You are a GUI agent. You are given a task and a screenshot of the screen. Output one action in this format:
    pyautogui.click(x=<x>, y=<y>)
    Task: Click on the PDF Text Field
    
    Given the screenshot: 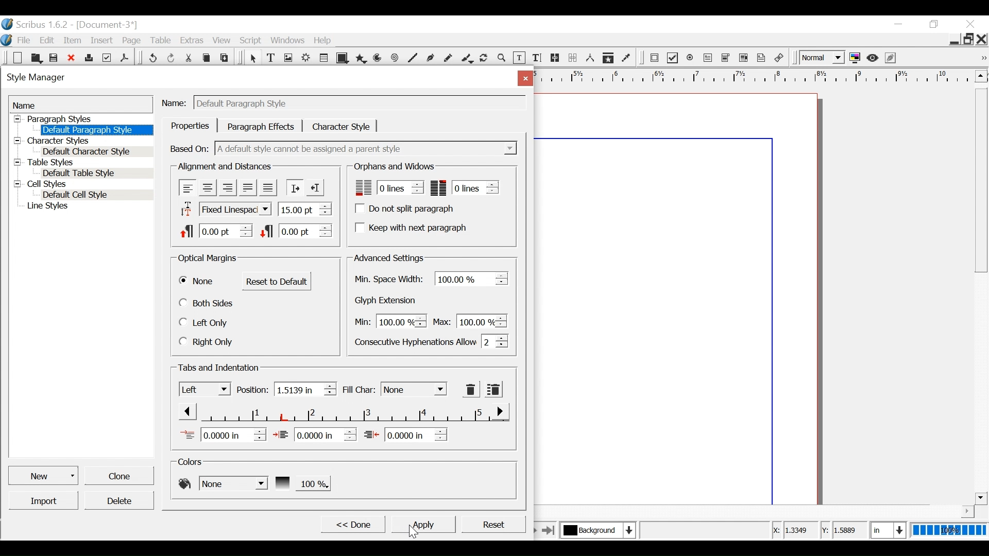 What is the action you would take?
    pyautogui.click(x=708, y=58)
    